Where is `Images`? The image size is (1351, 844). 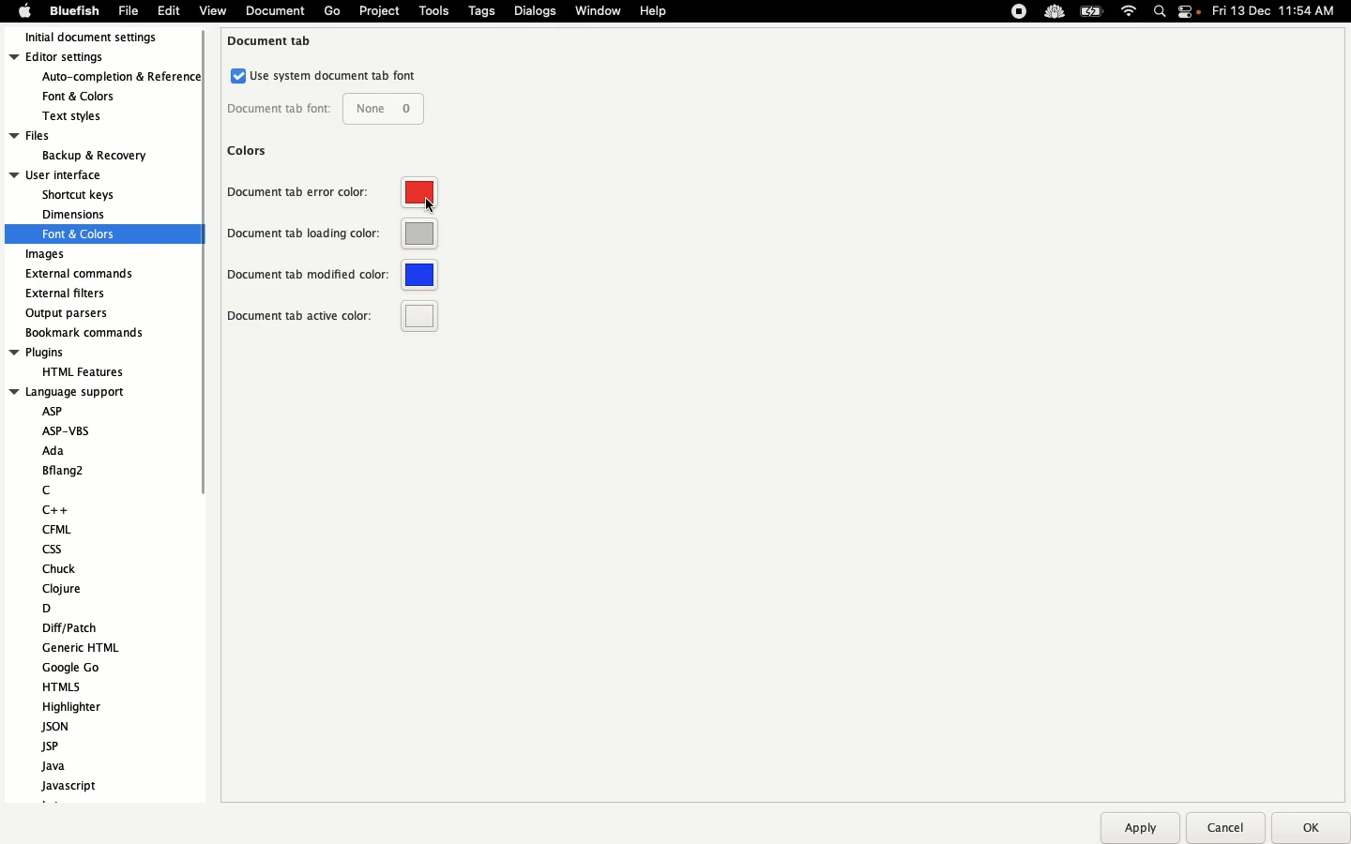
Images is located at coordinates (47, 255).